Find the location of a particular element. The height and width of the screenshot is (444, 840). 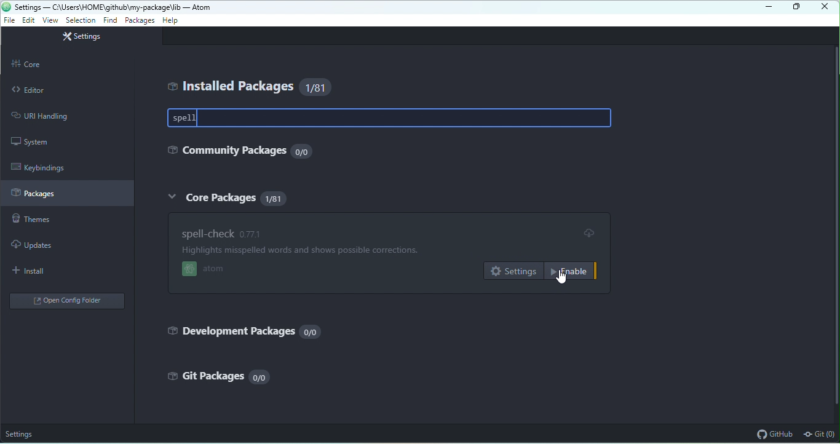

file is located at coordinates (9, 21).